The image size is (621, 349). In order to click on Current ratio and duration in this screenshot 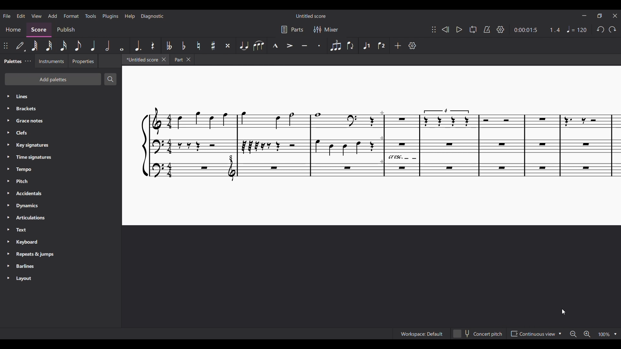, I will do `click(537, 30)`.